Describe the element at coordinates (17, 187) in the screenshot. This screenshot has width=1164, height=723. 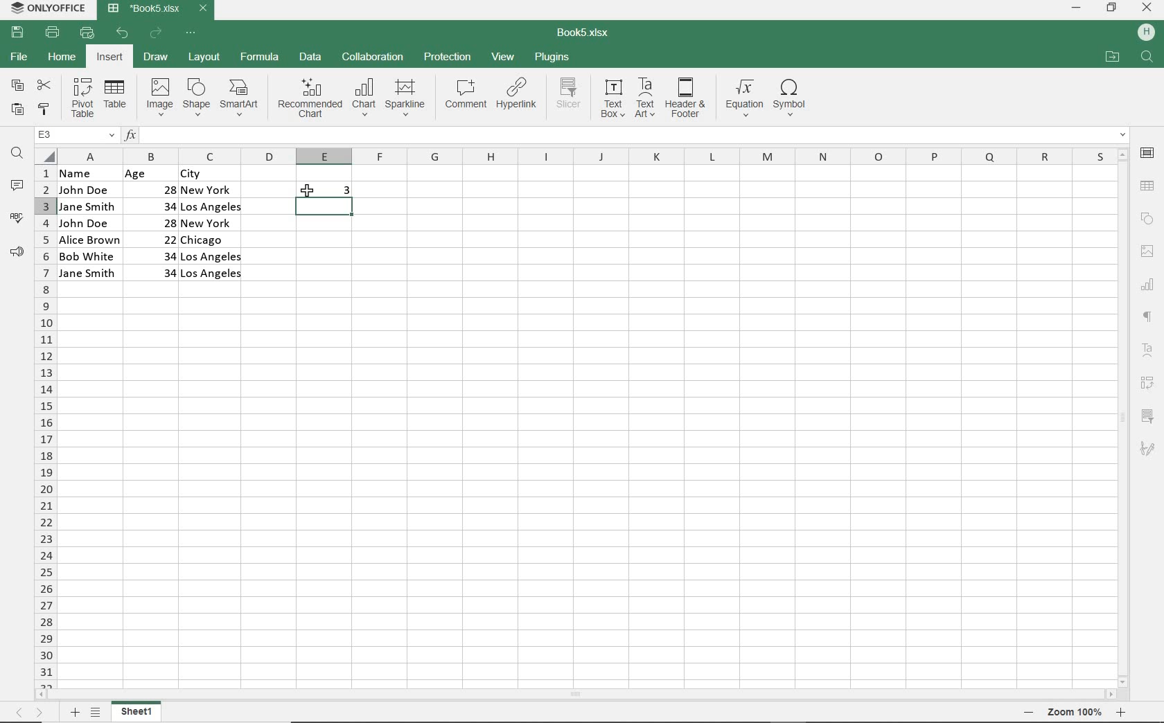
I see `COMMENTS` at that location.